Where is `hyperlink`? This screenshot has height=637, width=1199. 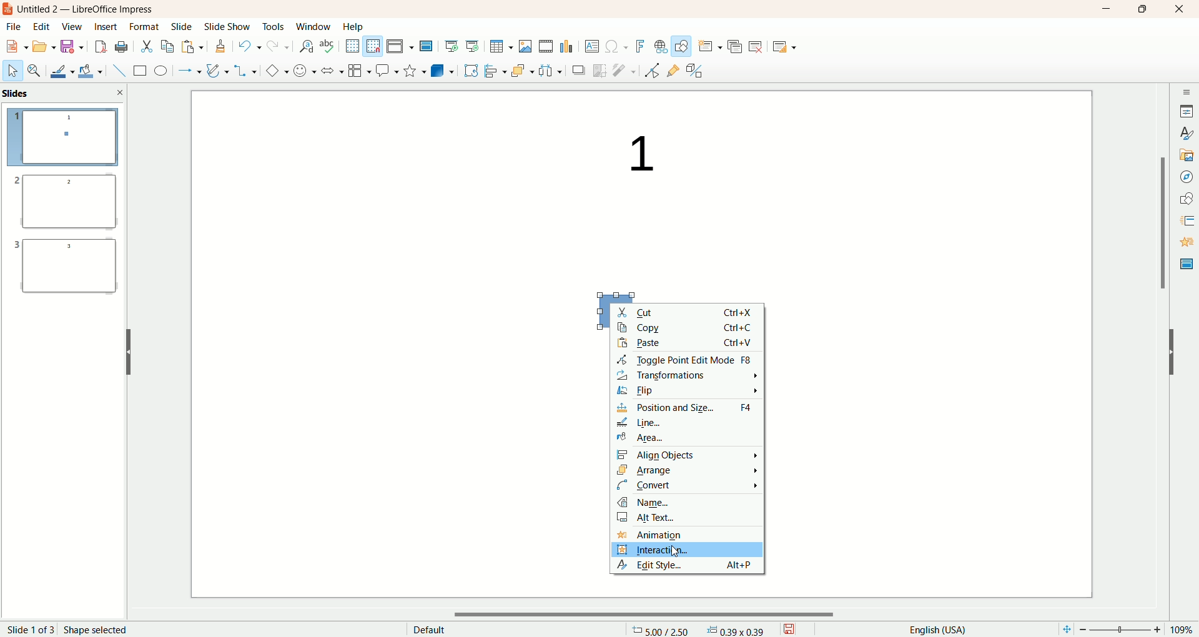
hyperlink is located at coordinates (658, 47).